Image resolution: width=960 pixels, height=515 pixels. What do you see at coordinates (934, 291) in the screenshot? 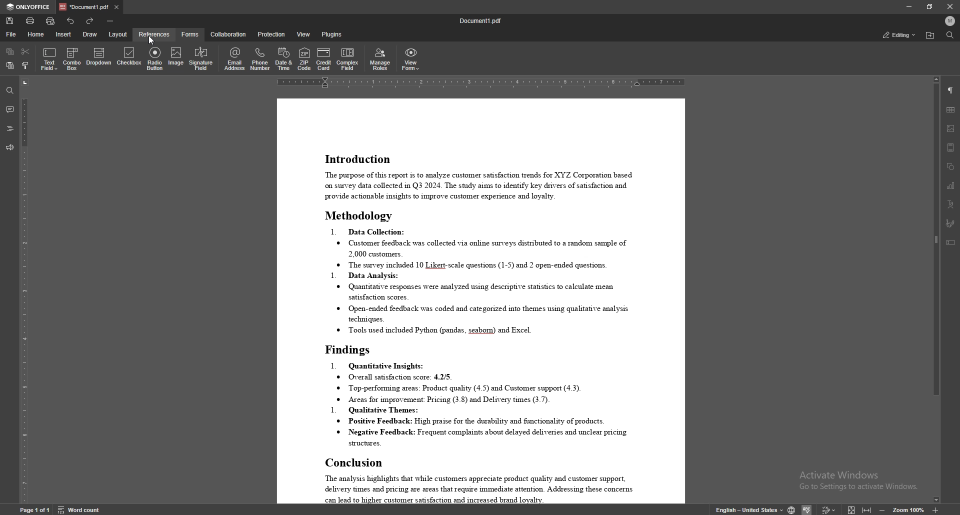
I see `scroll bar` at bounding box center [934, 291].